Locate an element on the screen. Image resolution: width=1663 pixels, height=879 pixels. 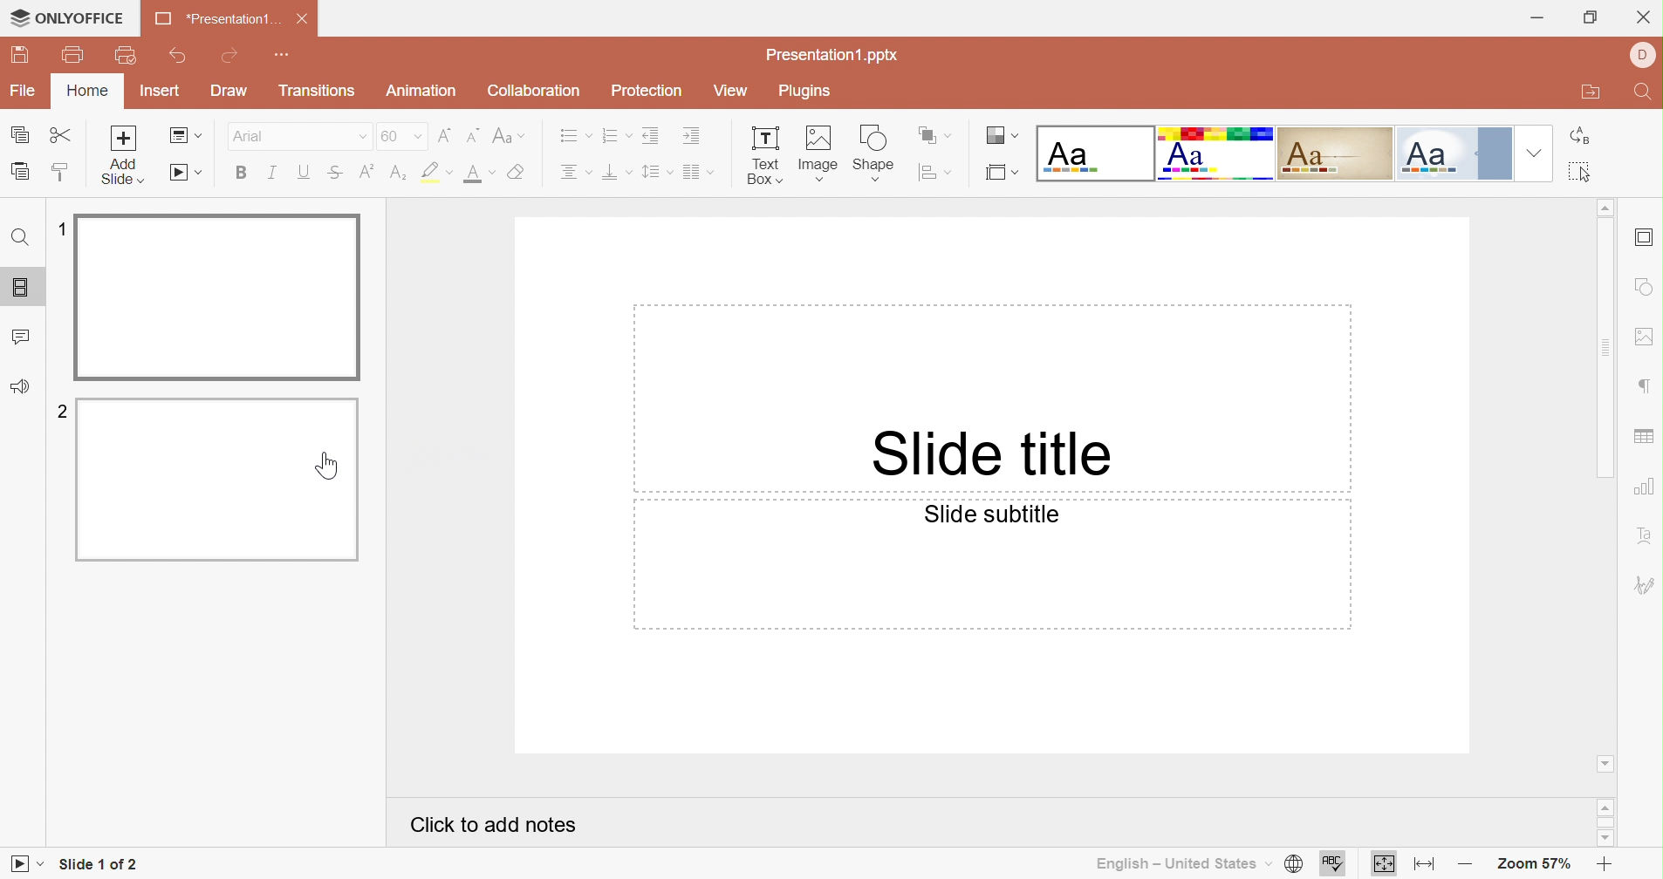
Signature settings is located at coordinates (1644, 583).